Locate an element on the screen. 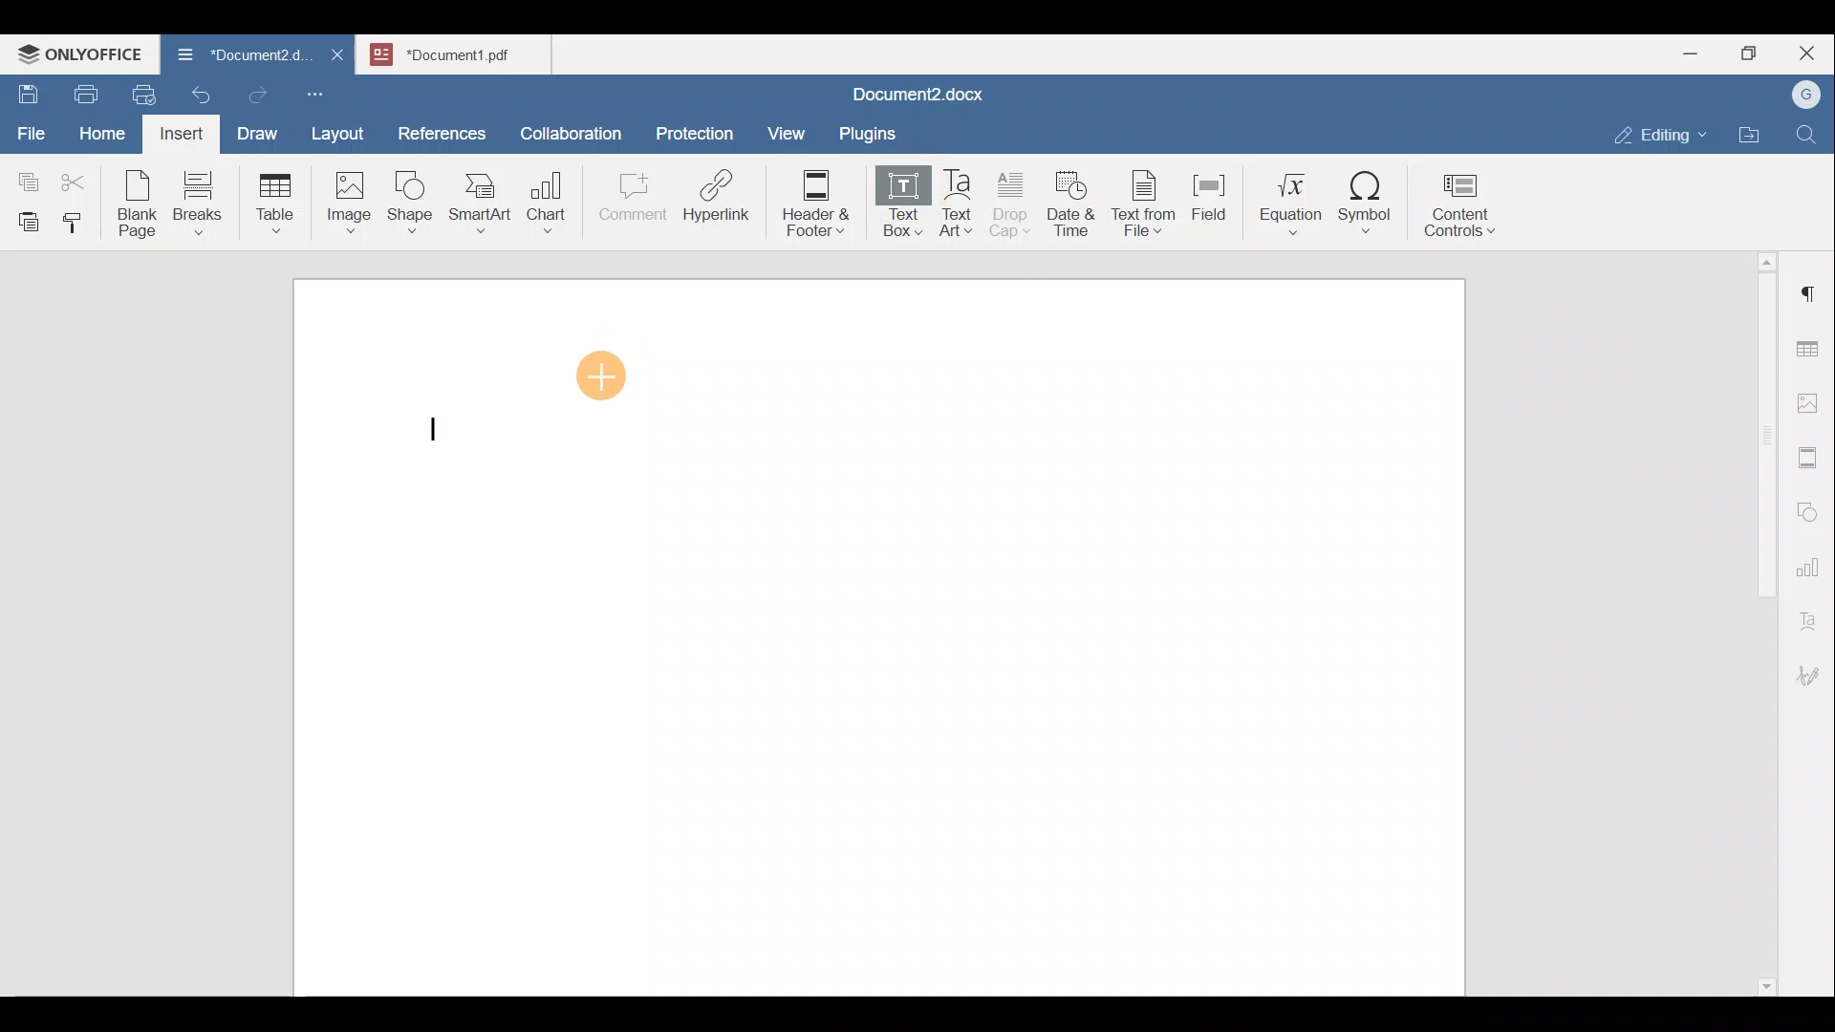  Editing mode is located at coordinates (1661, 131).